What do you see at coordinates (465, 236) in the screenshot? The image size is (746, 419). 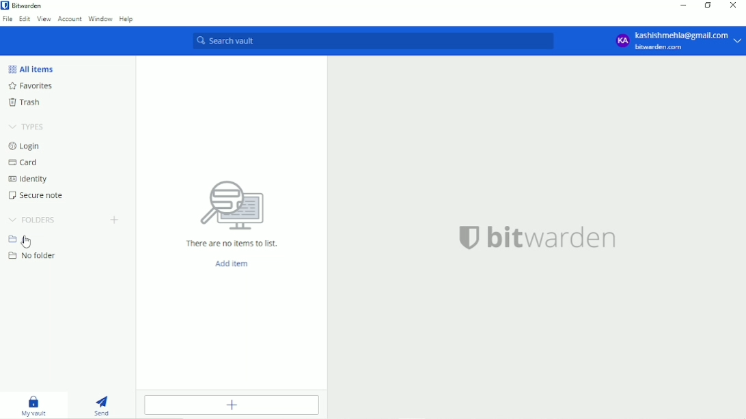 I see `bitwarden logo` at bounding box center [465, 236].